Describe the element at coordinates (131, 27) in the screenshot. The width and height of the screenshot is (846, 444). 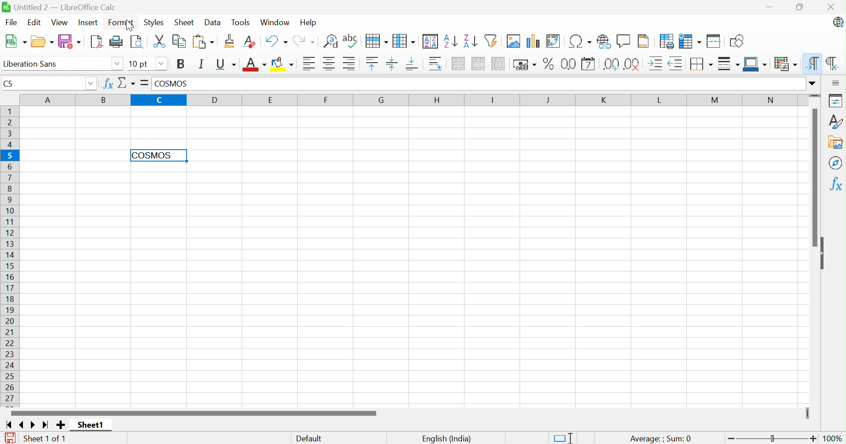
I see `cursor` at that location.